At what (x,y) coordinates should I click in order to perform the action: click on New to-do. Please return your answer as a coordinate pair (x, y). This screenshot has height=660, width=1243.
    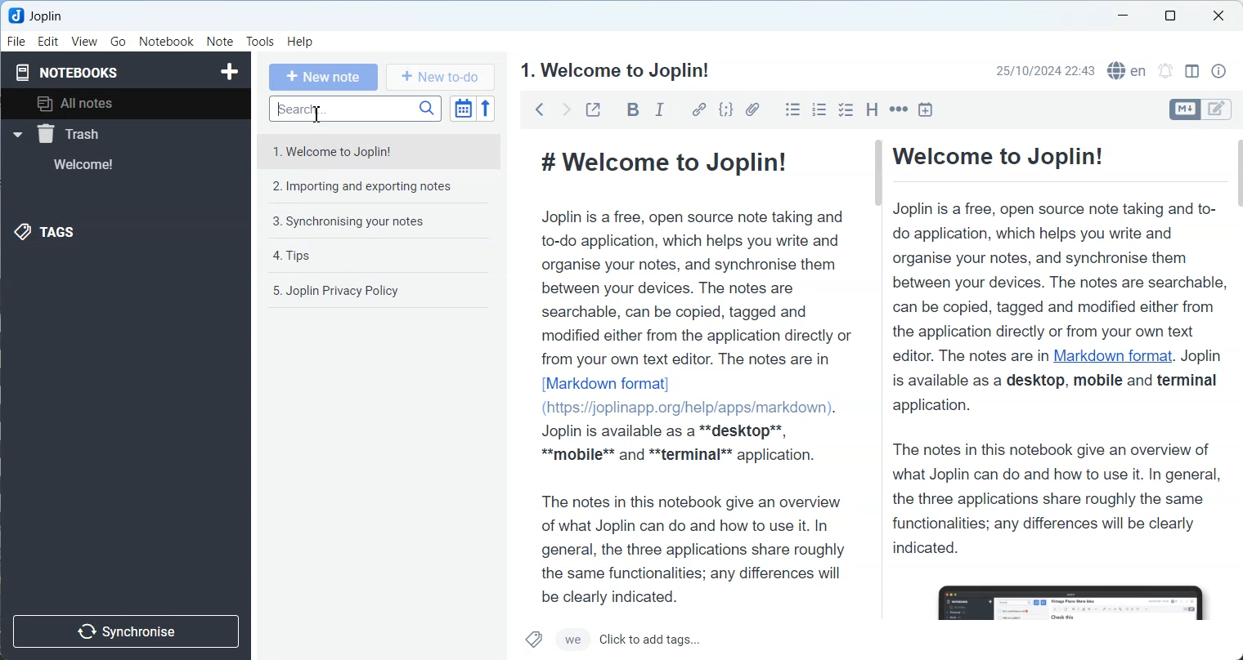
    Looking at the image, I should click on (438, 77).